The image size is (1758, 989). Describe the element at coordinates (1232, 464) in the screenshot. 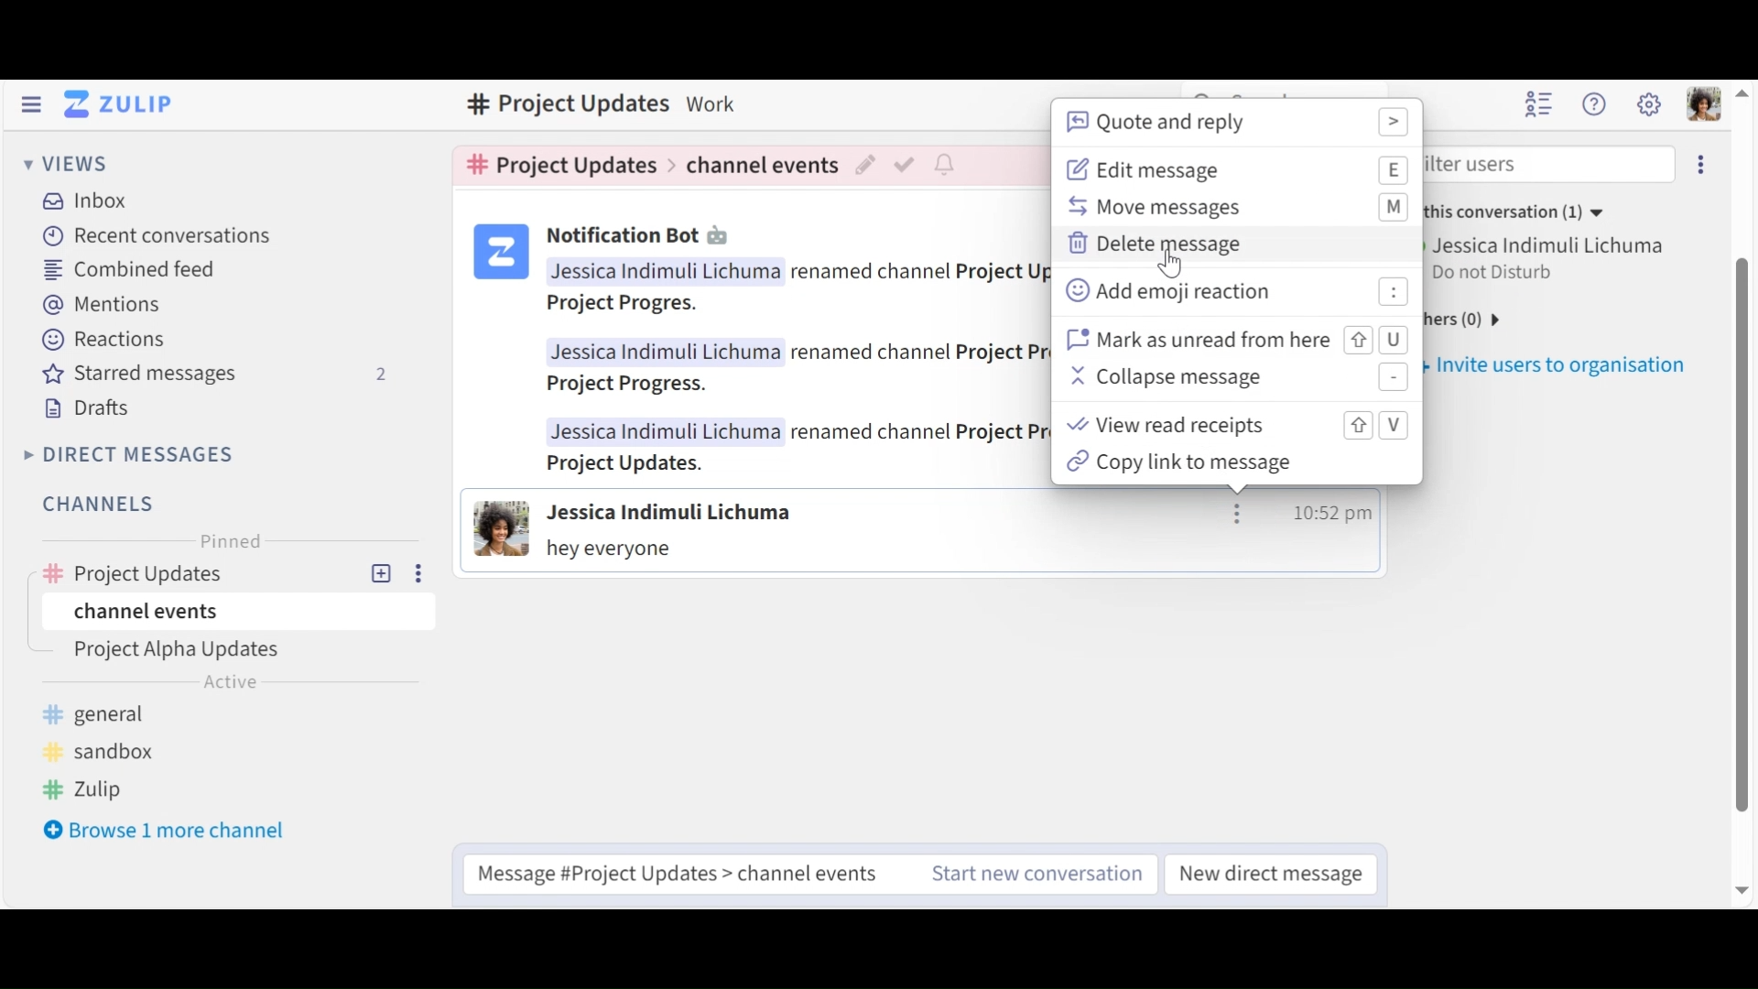

I see `Copy link to message` at that location.